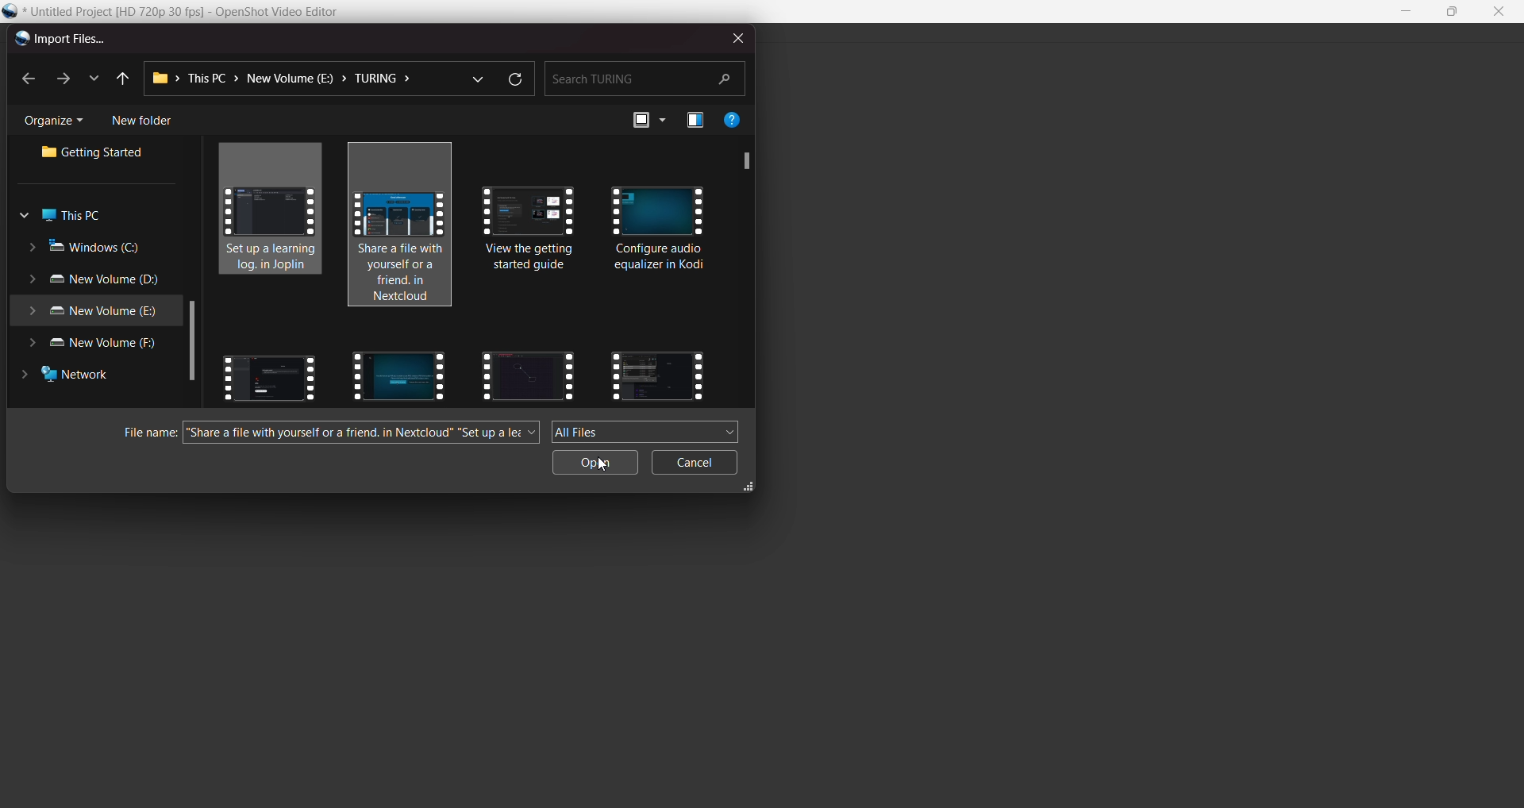 This screenshot has width=1524, height=808. Describe the element at coordinates (1407, 12) in the screenshot. I see `minimise` at that location.